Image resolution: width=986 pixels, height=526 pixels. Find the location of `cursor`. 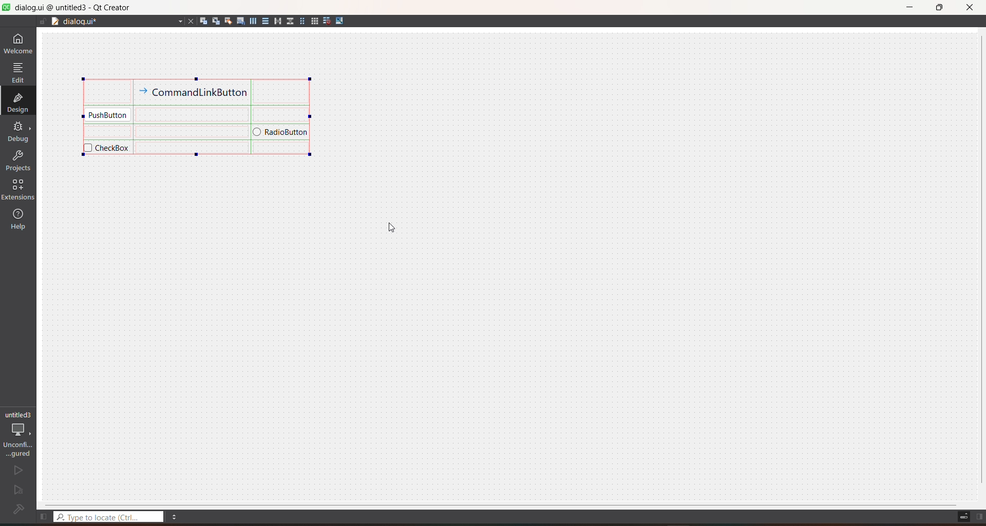

cursor is located at coordinates (389, 230).